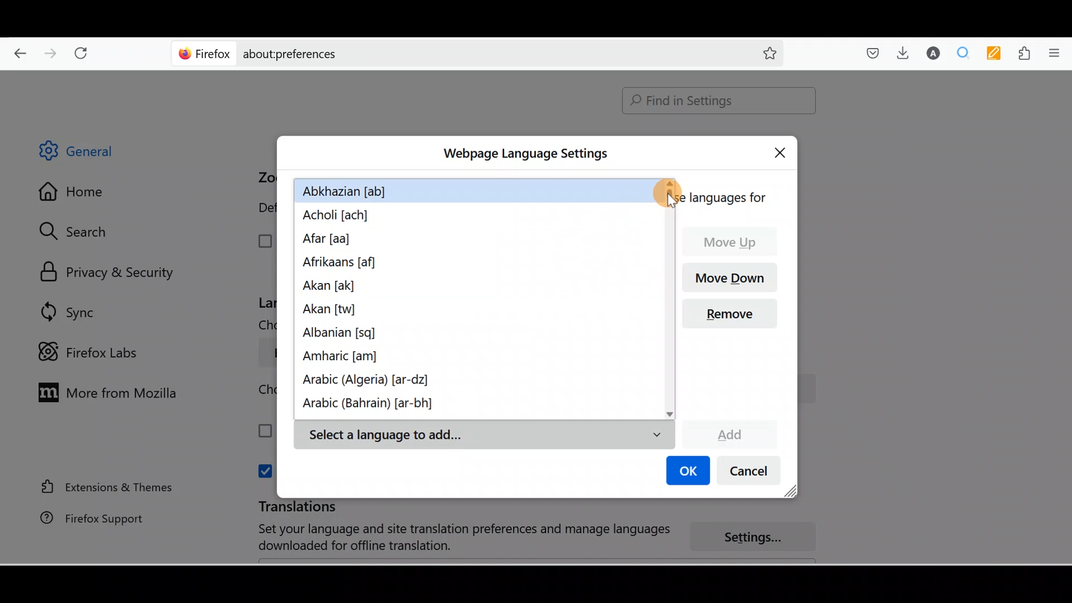 Image resolution: width=1072 pixels, height=603 pixels. I want to click on Privacy & security, so click(112, 273).